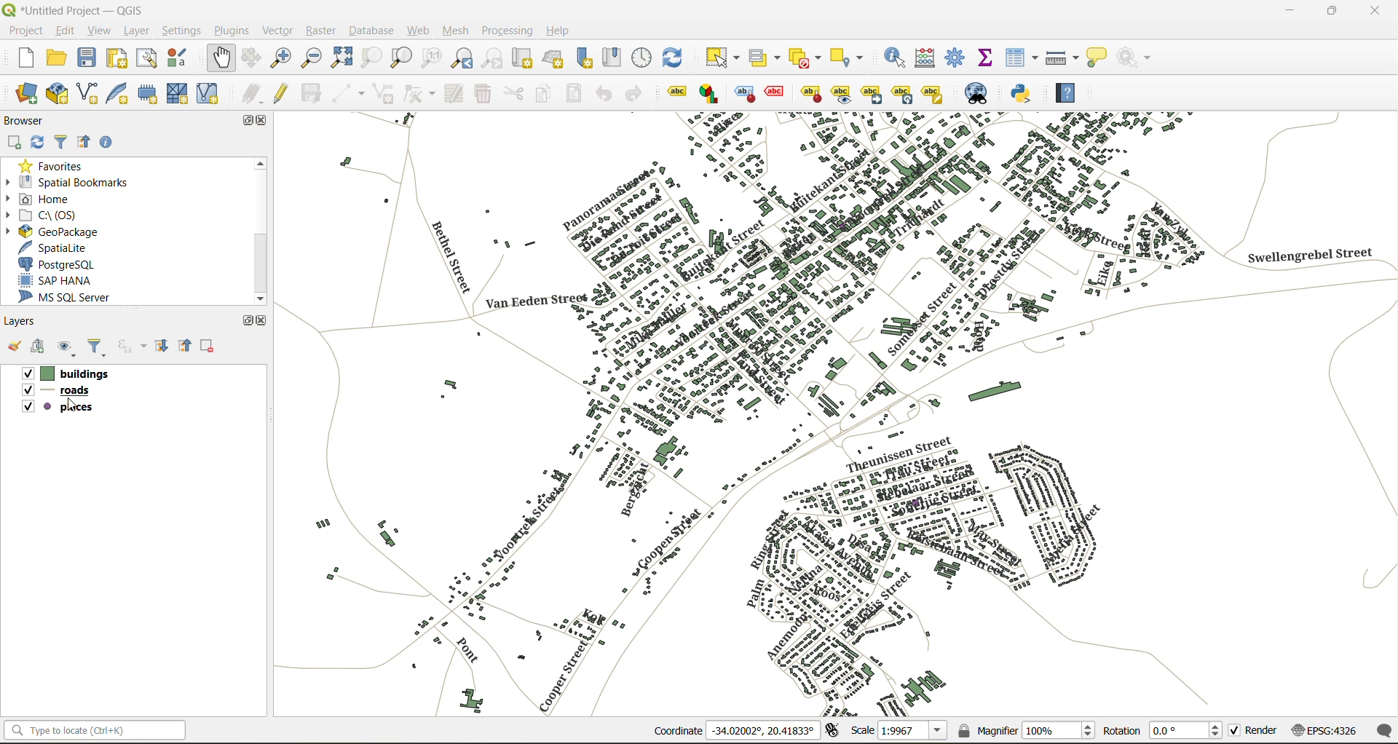  What do you see at coordinates (61, 97) in the screenshot?
I see `new geopackage layer` at bounding box center [61, 97].